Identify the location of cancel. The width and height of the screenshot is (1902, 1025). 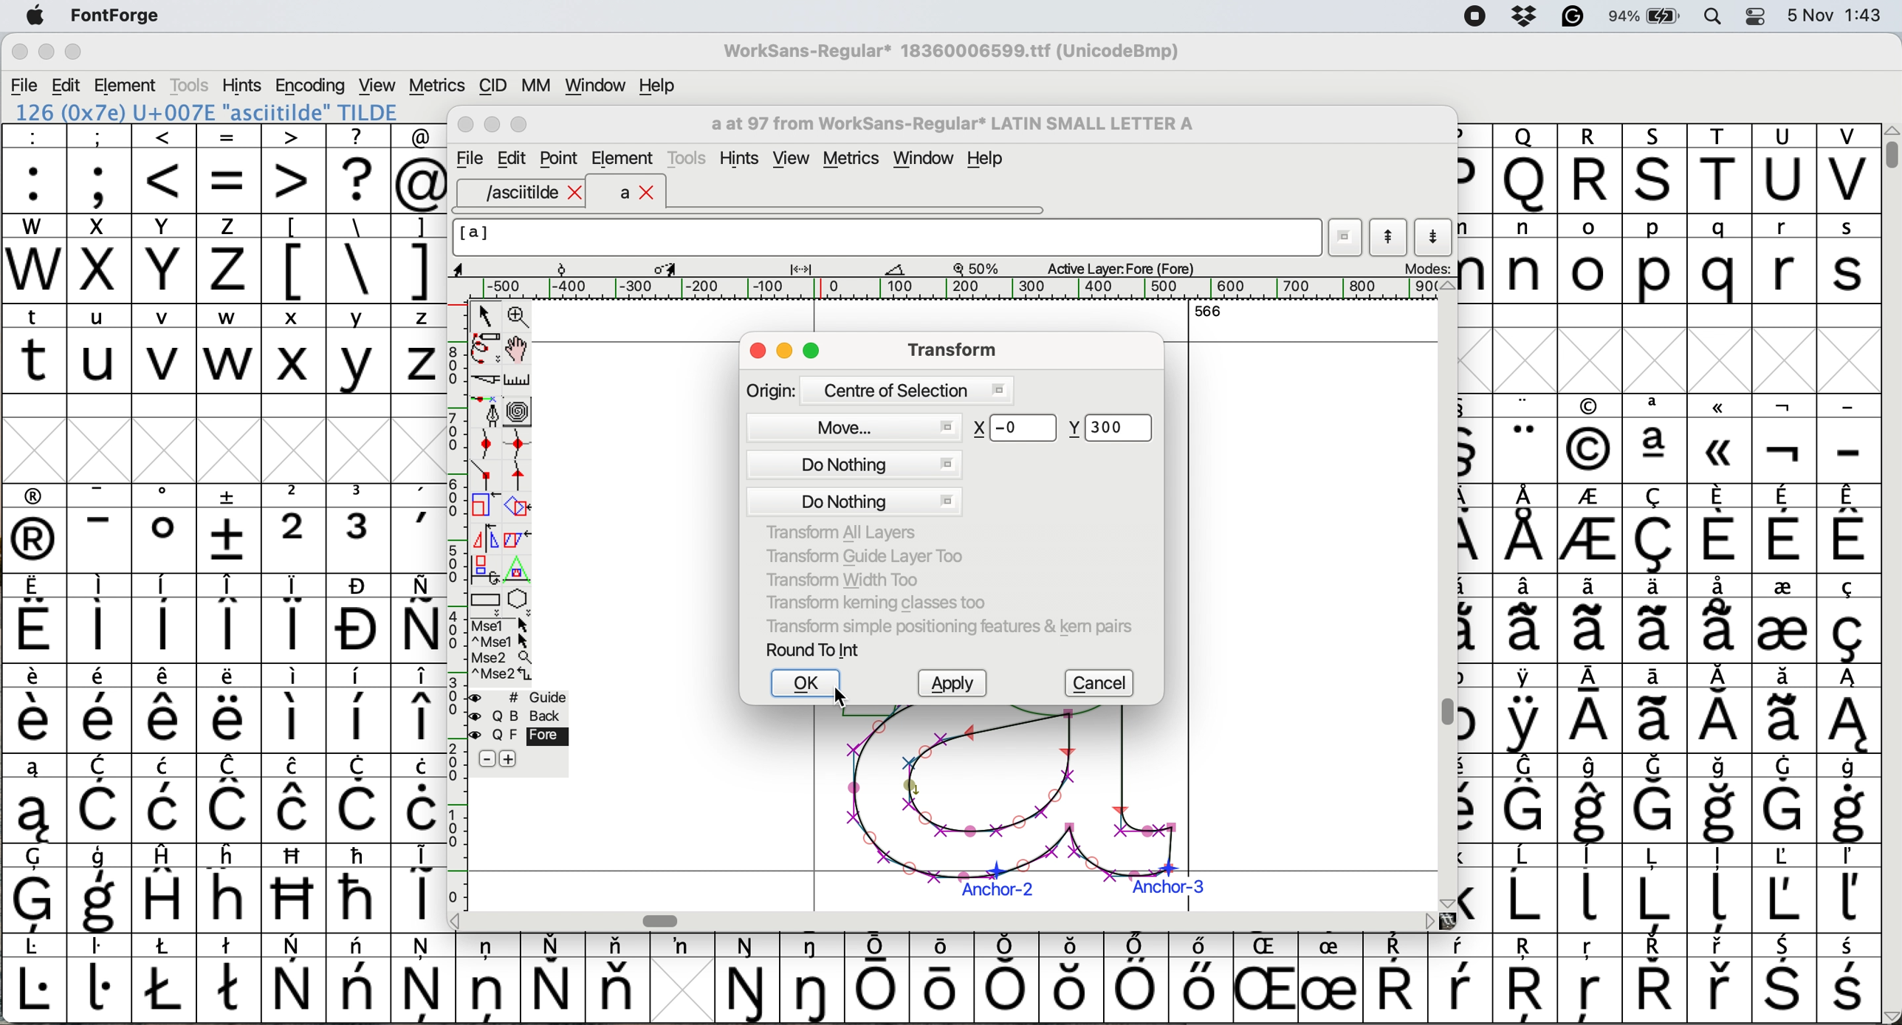
(1104, 684).